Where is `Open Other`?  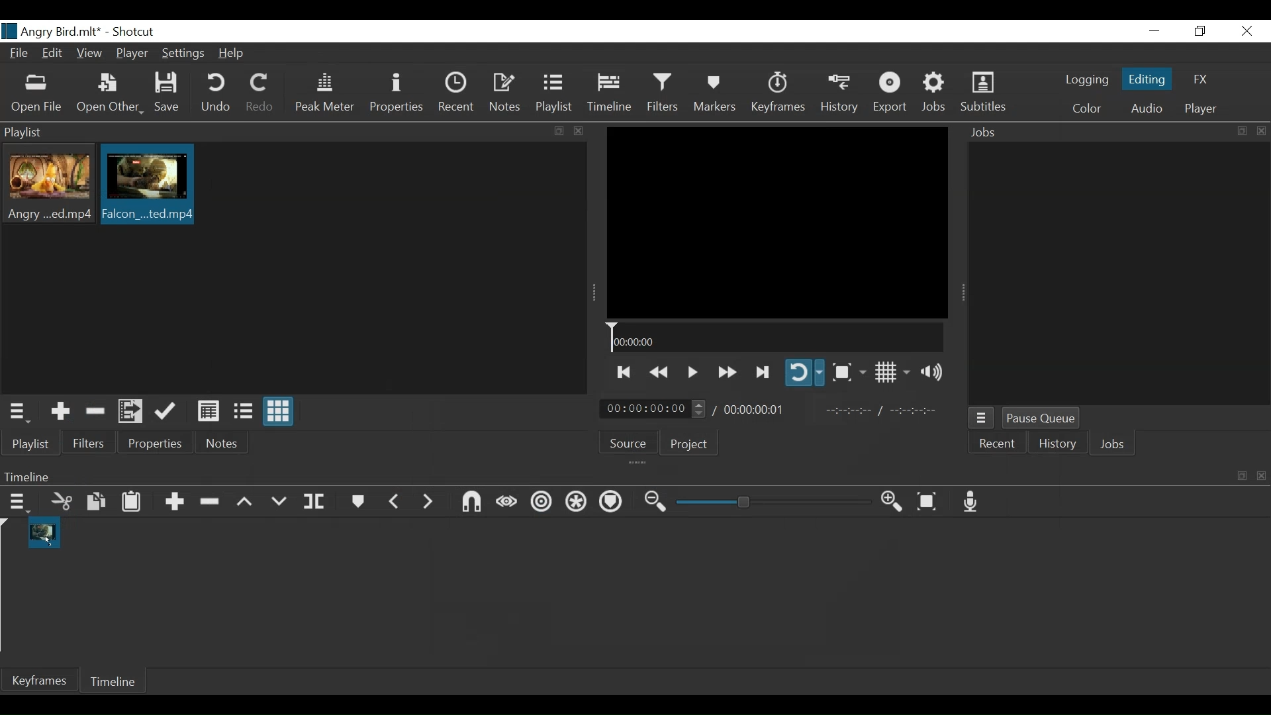
Open Other is located at coordinates (110, 93).